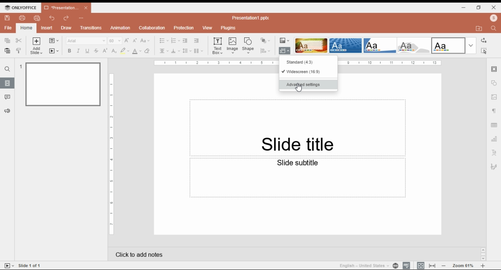  What do you see at coordinates (421, 265) in the screenshot?
I see `fit to slide` at bounding box center [421, 265].